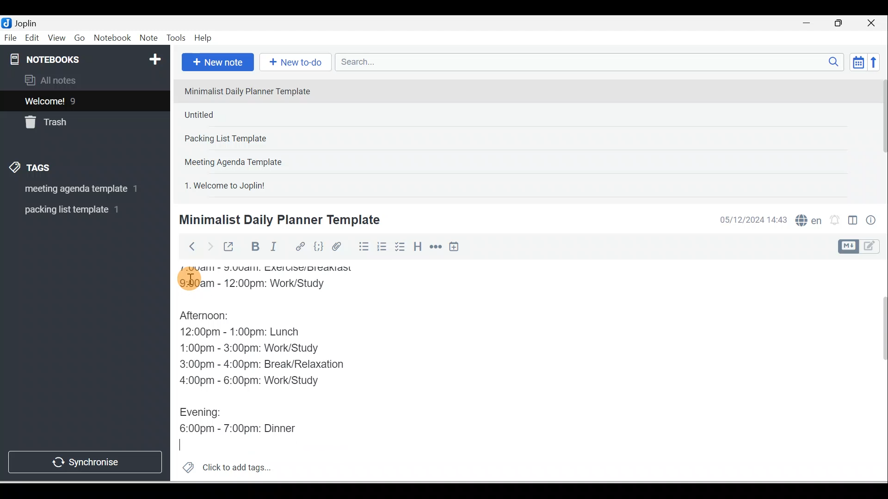  I want to click on Notebook, so click(112, 38).